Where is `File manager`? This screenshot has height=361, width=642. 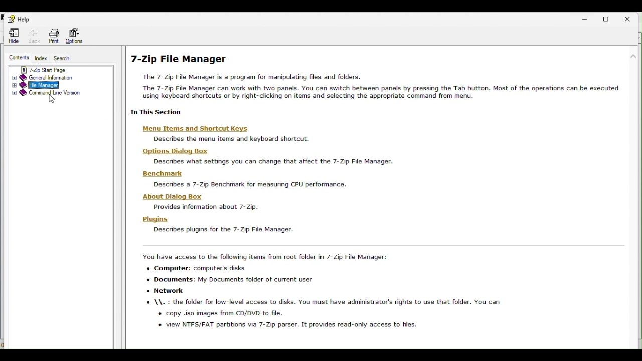 File manager is located at coordinates (50, 85).